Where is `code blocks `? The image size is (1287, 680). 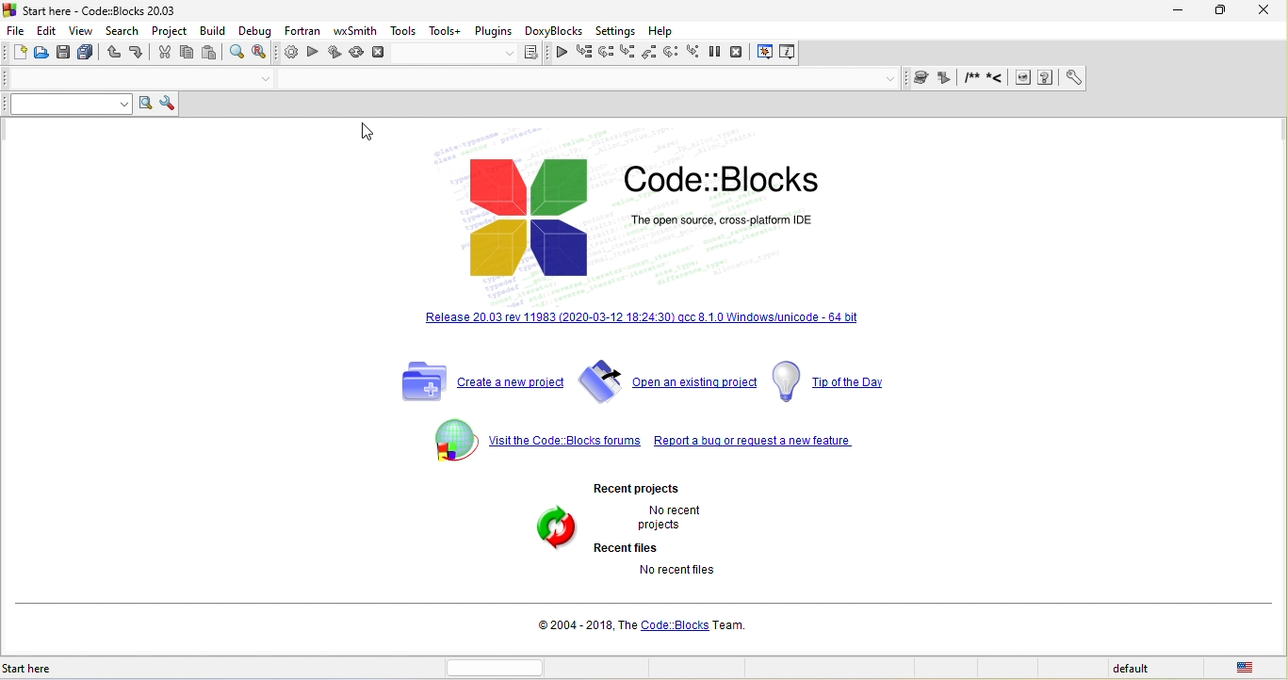 code blocks  is located at coordinates (736, 174).